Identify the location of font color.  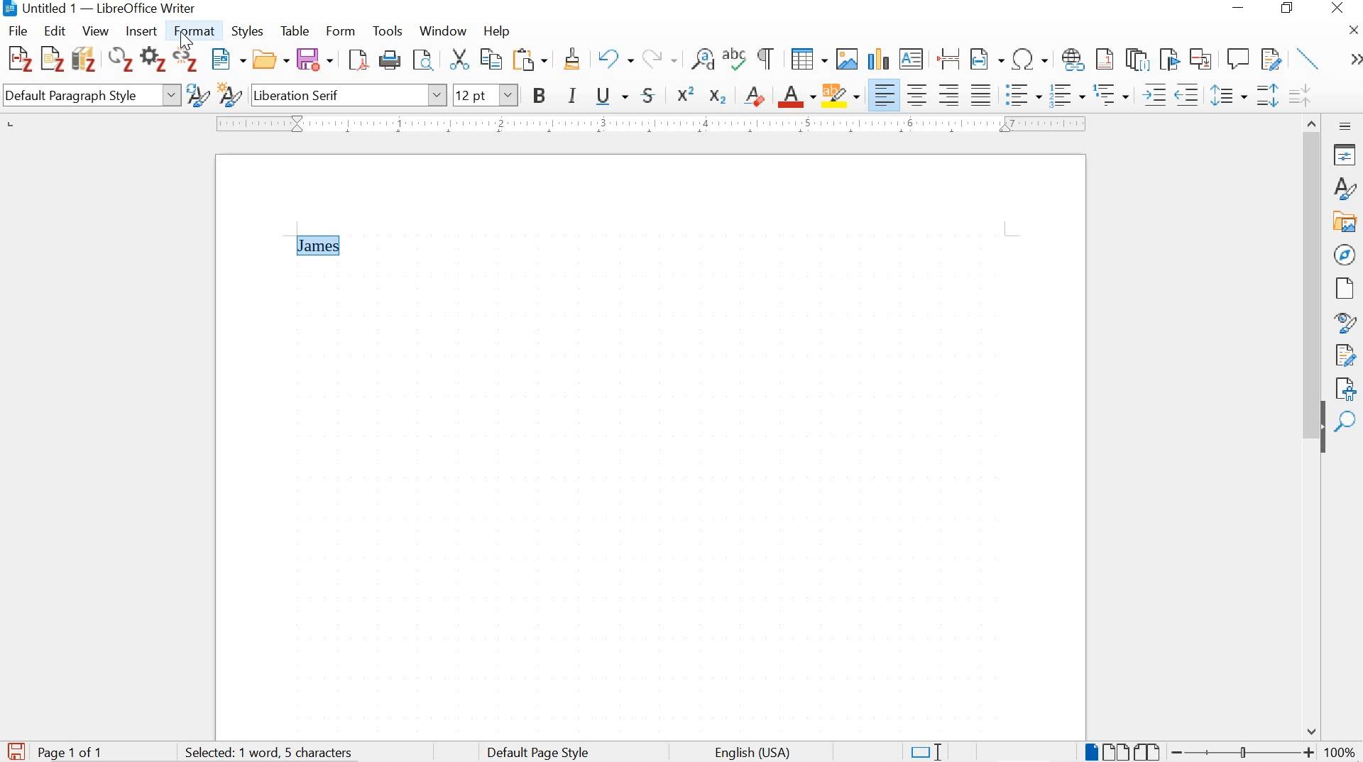
(797, 97).